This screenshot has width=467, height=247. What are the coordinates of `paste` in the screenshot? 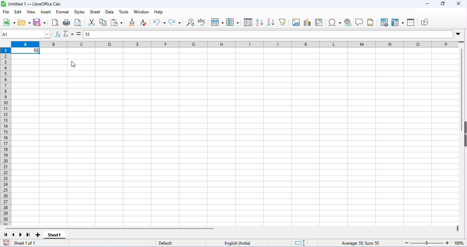 It's located at (117, 23).